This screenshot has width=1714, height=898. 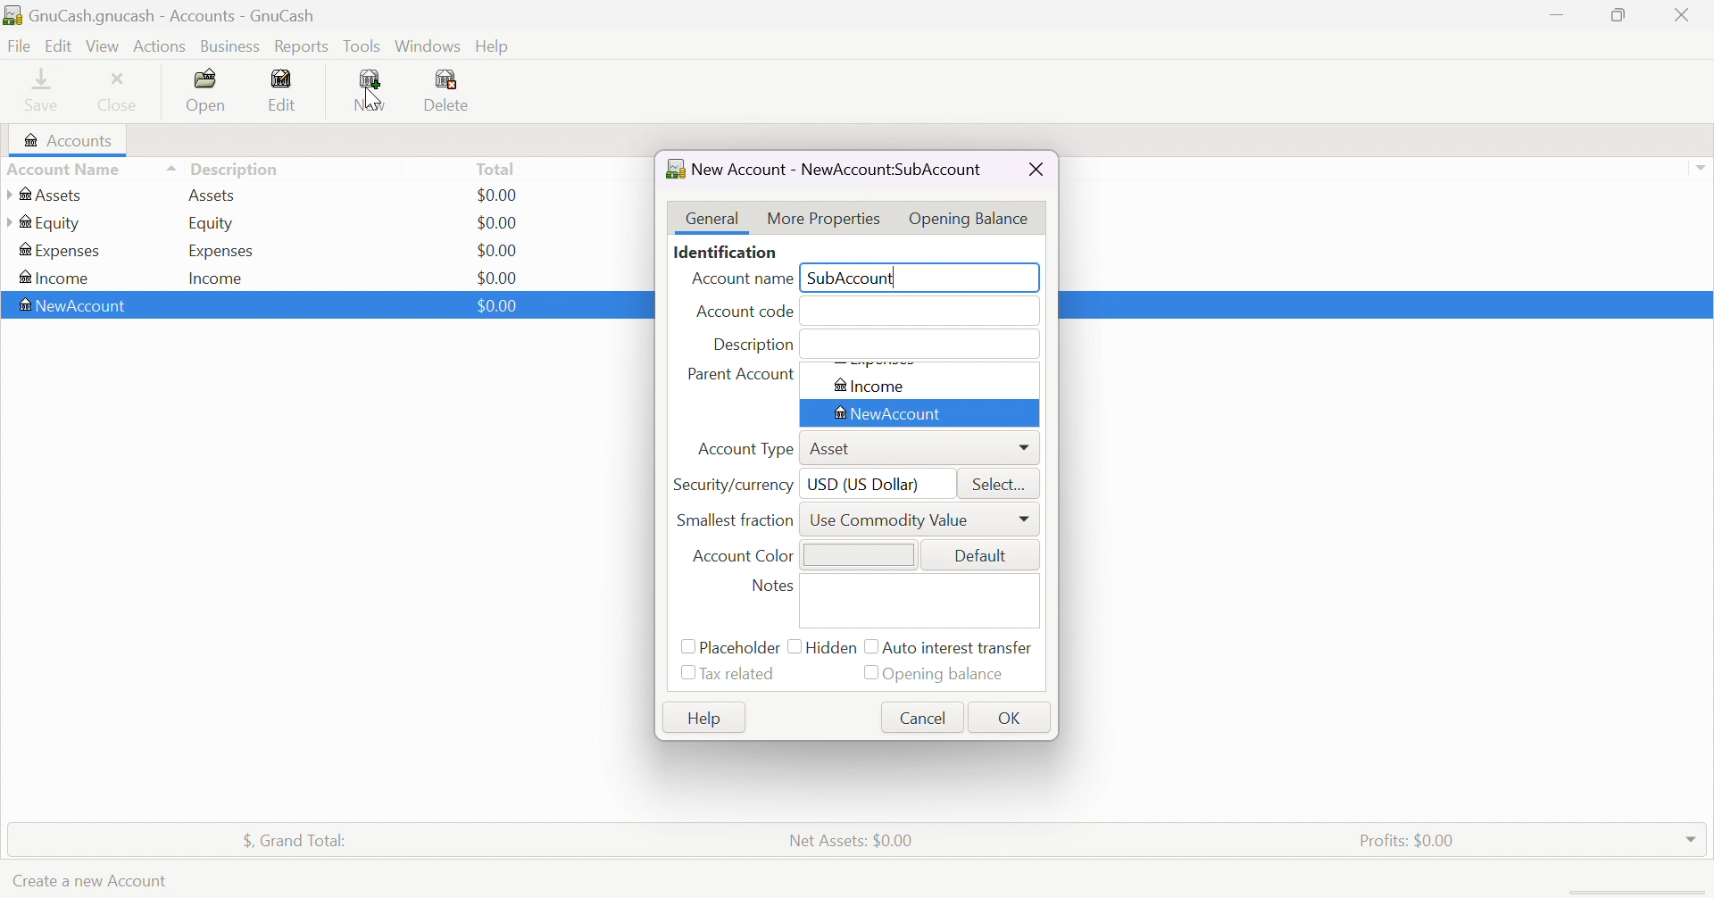 What do you see at coordinates (949, 676) in the screenshot?
I see `Opening balance` at bounding box center [949, 676].